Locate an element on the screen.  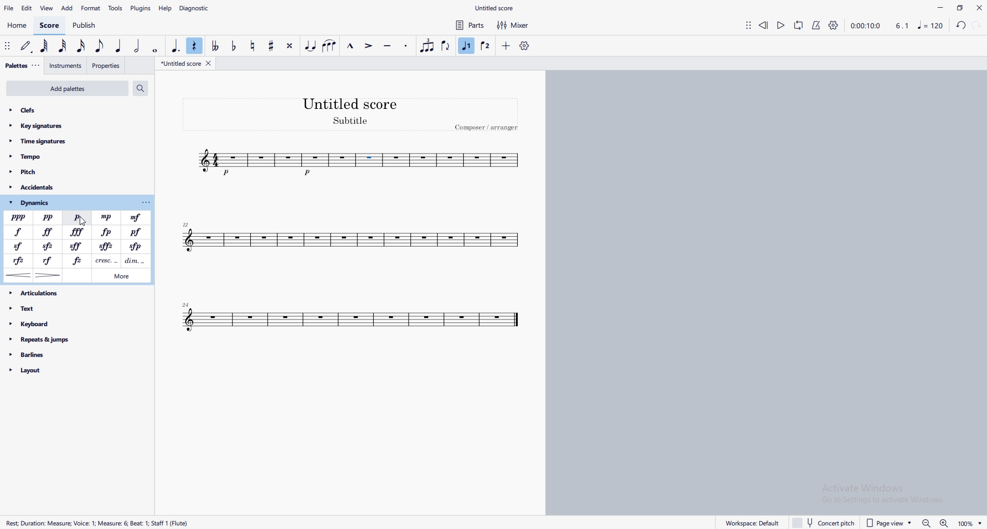
minimize is located at coordinates (941, 7).